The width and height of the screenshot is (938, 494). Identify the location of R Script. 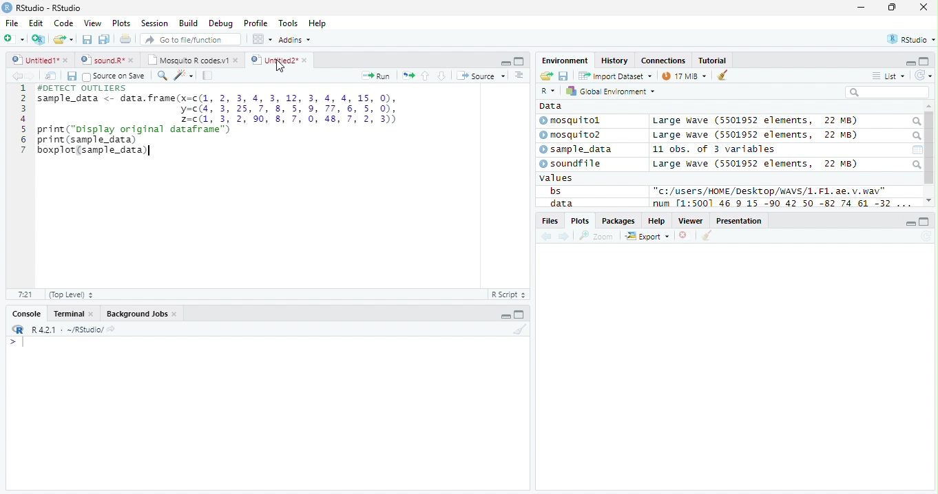
(509, 294).